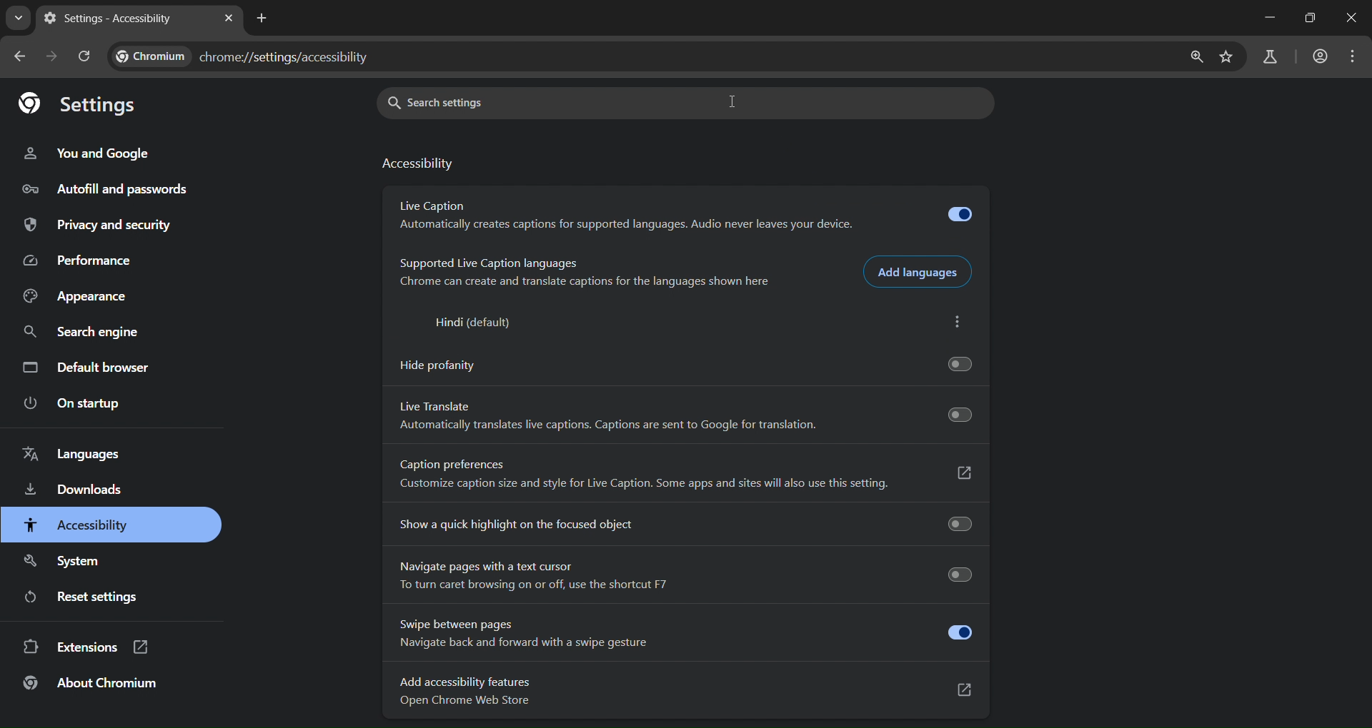 The width and height of the screenshot is (1372, 728). What do you see at coordinates (963, 324) in the screenshot?
I see `more actions` at bounding box center [963, 324].